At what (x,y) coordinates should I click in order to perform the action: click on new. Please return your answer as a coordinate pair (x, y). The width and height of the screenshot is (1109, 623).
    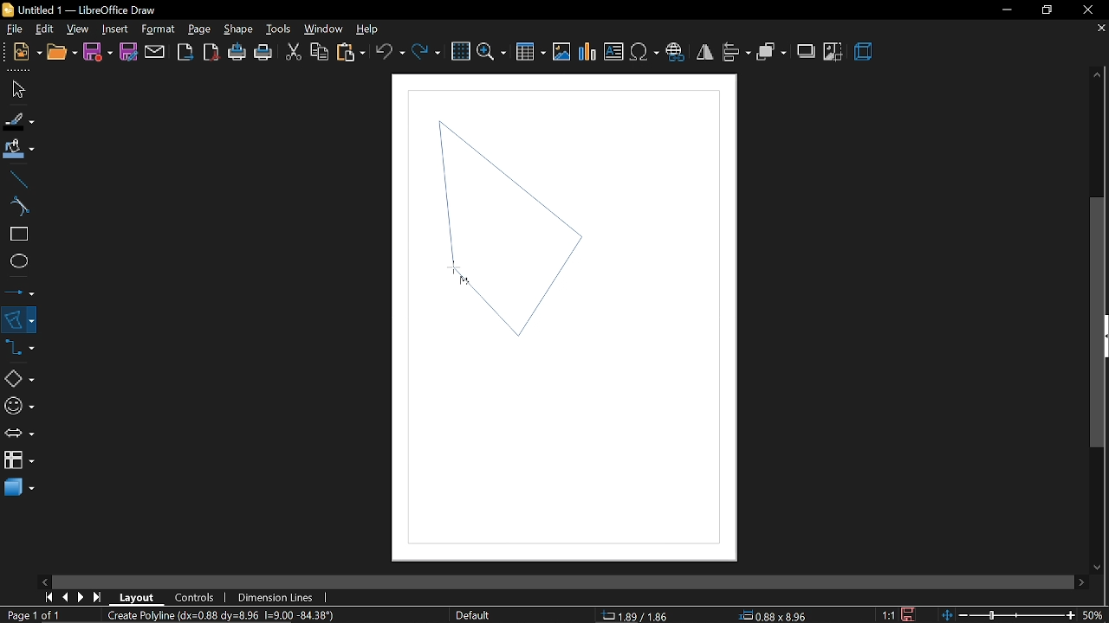
    Looking at the image, I should click on (28, 52).